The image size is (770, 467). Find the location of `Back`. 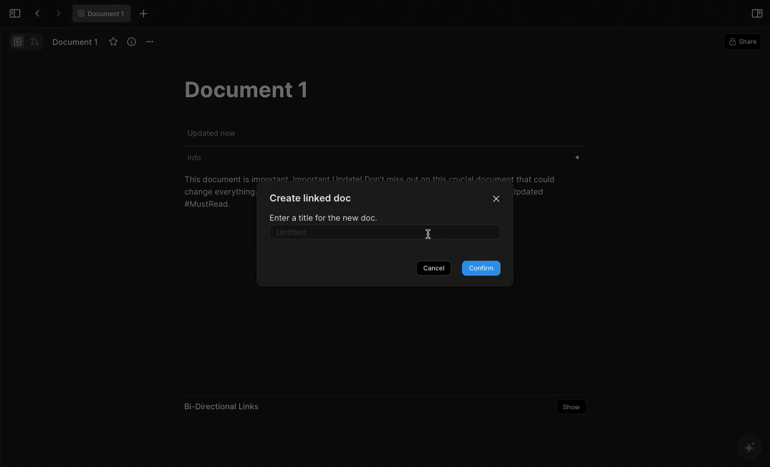

Back is located at coordinates (34, 13).